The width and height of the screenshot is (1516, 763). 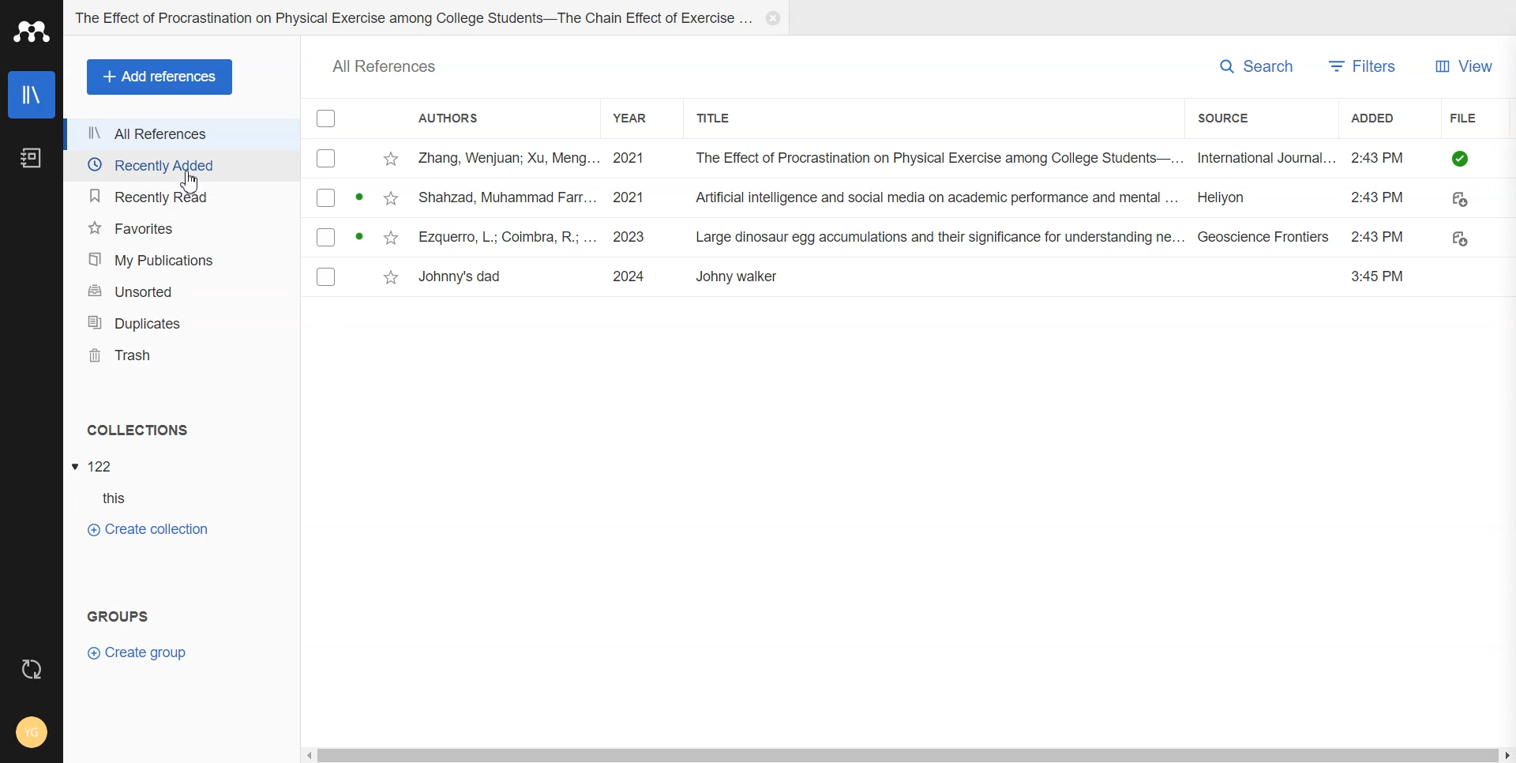 What do you see at coordinates (179, 228) in the screenshot?
I see `Favorites` at bounding box center [179, 228].